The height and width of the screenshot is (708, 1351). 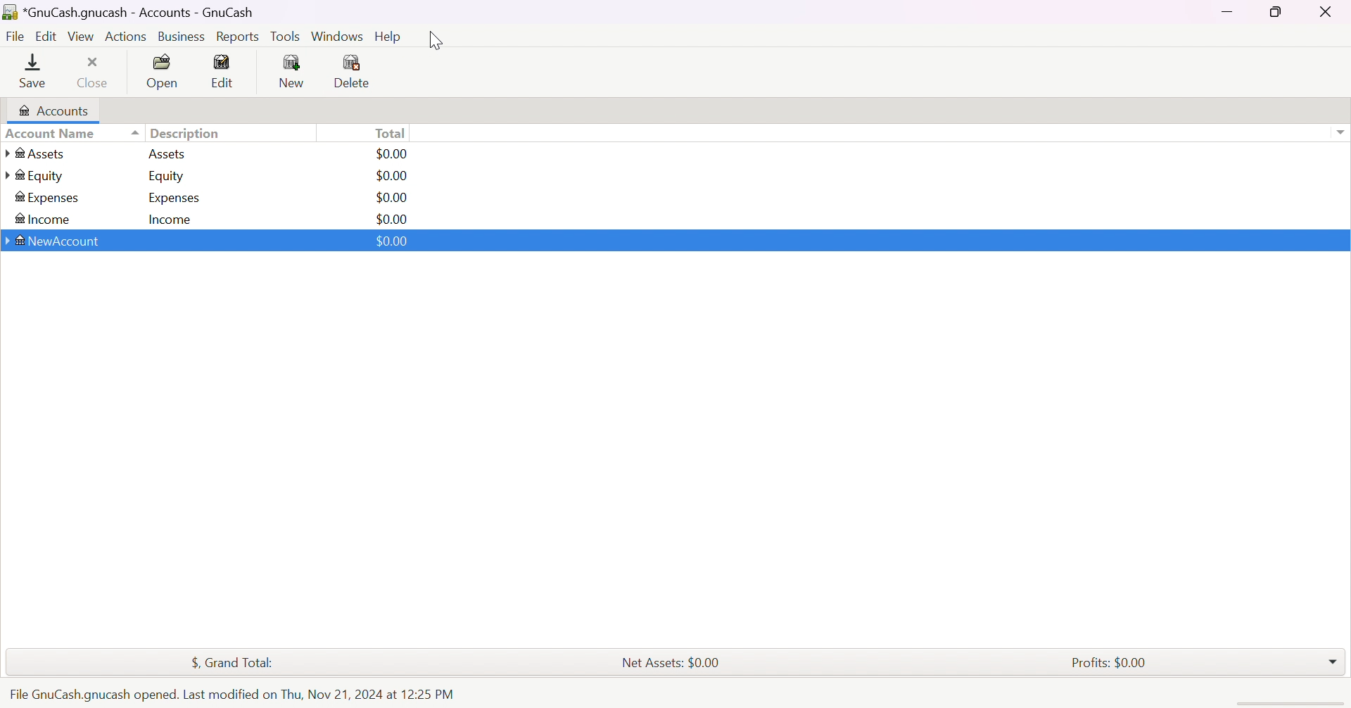 What do you see at coordinates (56, 241) in the screenshot?
I see `NewAccount` at bounding box center [56, 241].